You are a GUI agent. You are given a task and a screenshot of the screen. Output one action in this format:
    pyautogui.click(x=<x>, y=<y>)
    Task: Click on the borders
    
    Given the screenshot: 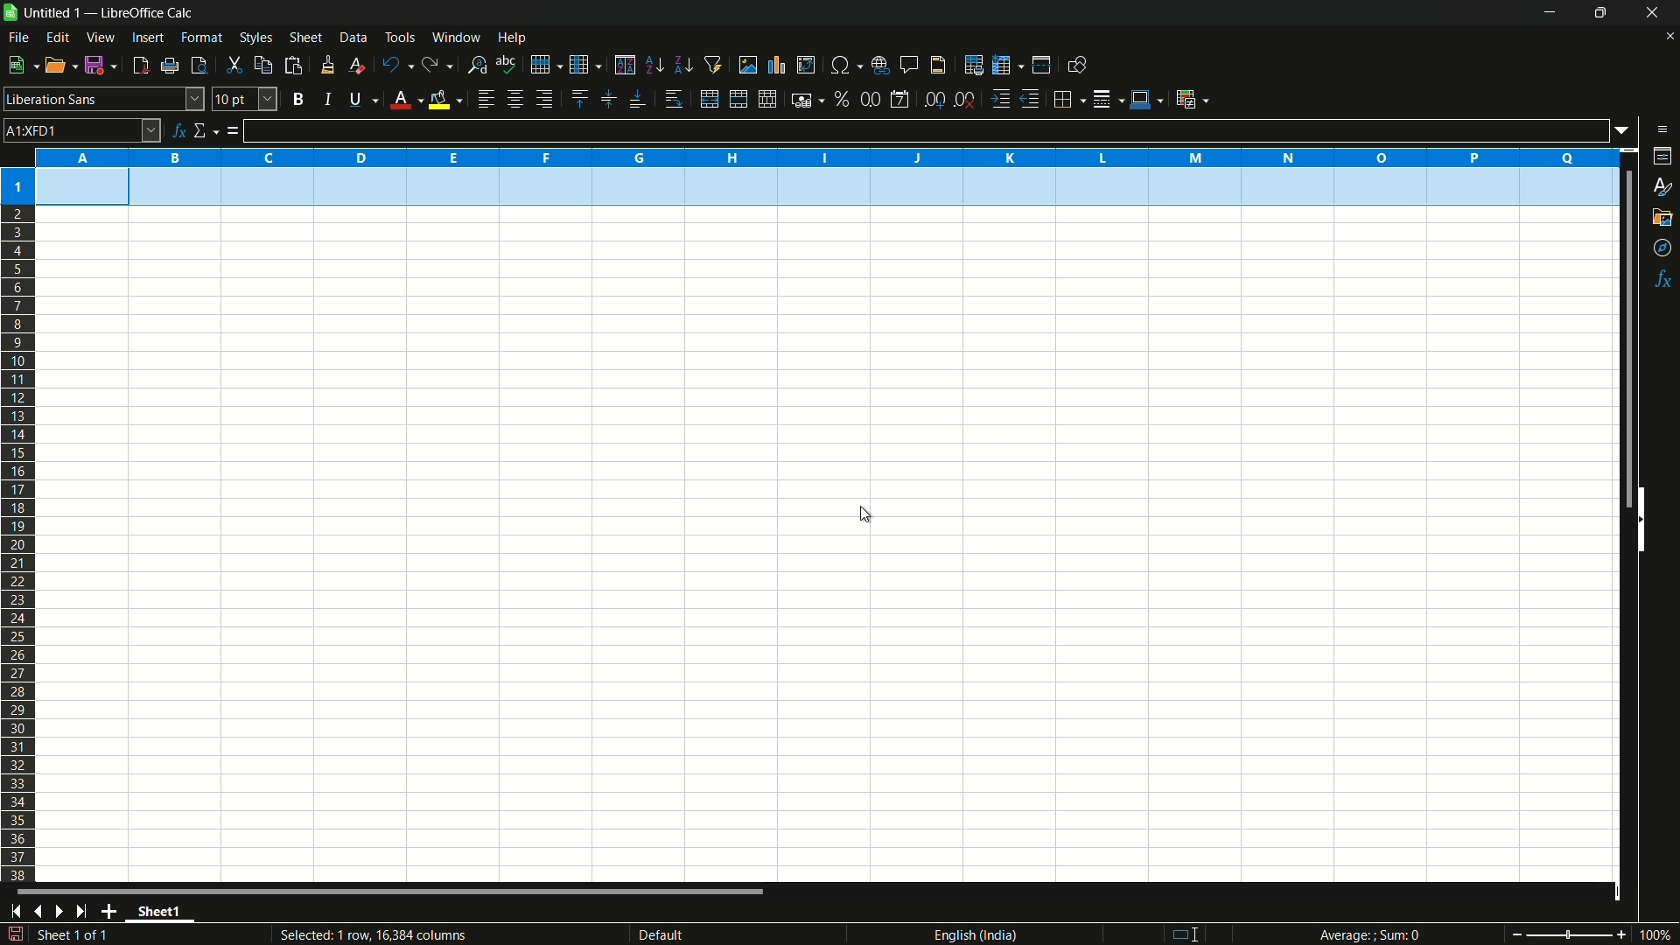 What is the action you would take?
    pyautogui.click(x=1070, y=97)
    